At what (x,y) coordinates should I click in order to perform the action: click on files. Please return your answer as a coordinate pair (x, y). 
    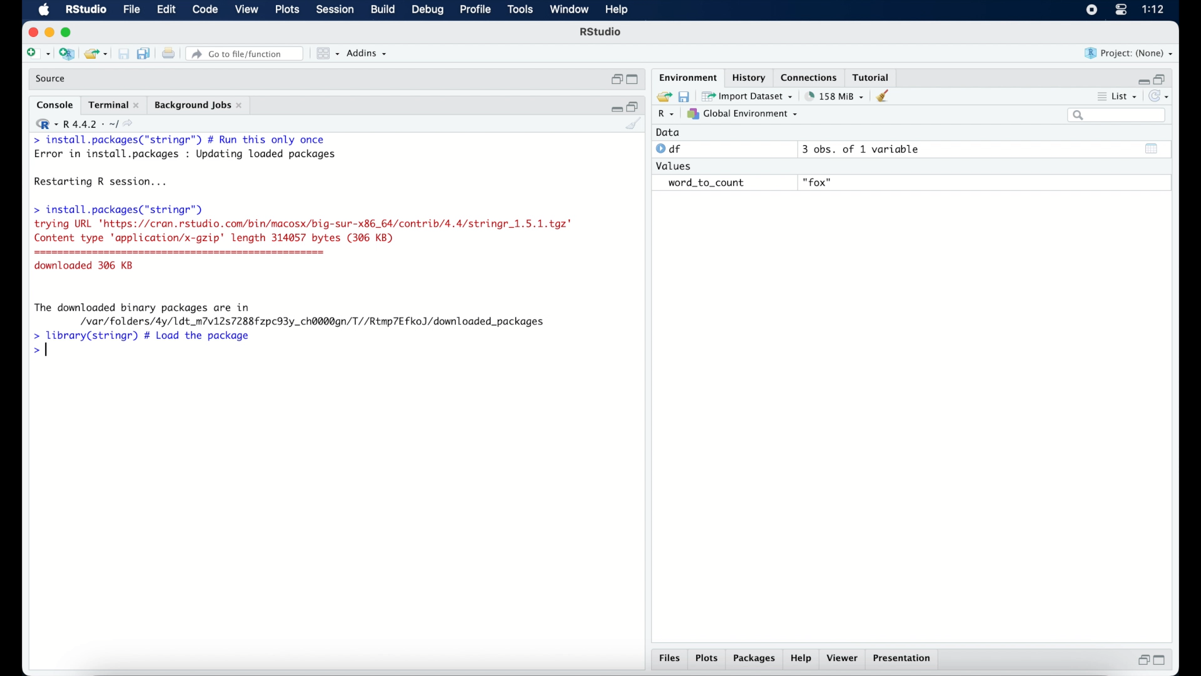
    Looking at the image, I should click on (672, 658).